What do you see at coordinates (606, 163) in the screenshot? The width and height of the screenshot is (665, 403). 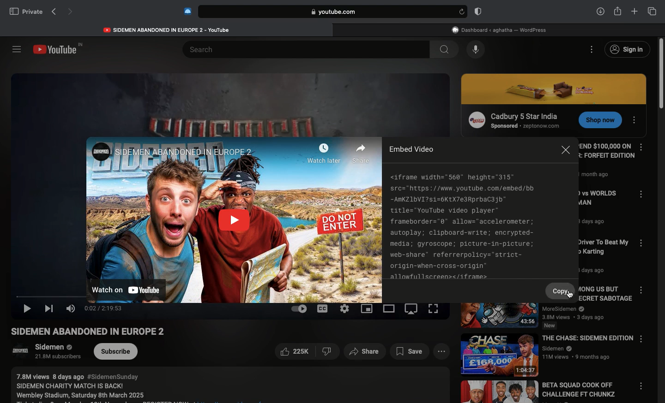 I see `Video name` at bounding box center [606, 163].